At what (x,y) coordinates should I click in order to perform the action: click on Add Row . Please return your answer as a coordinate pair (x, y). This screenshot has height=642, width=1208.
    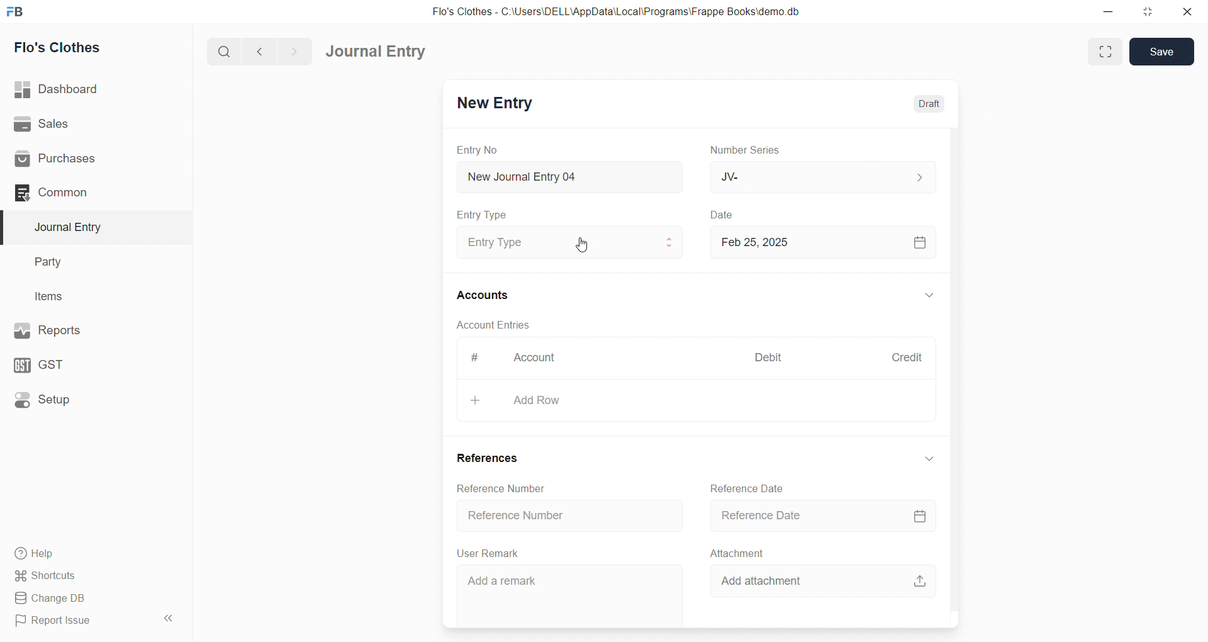
    Looking at the image, I should click on (695, 400).